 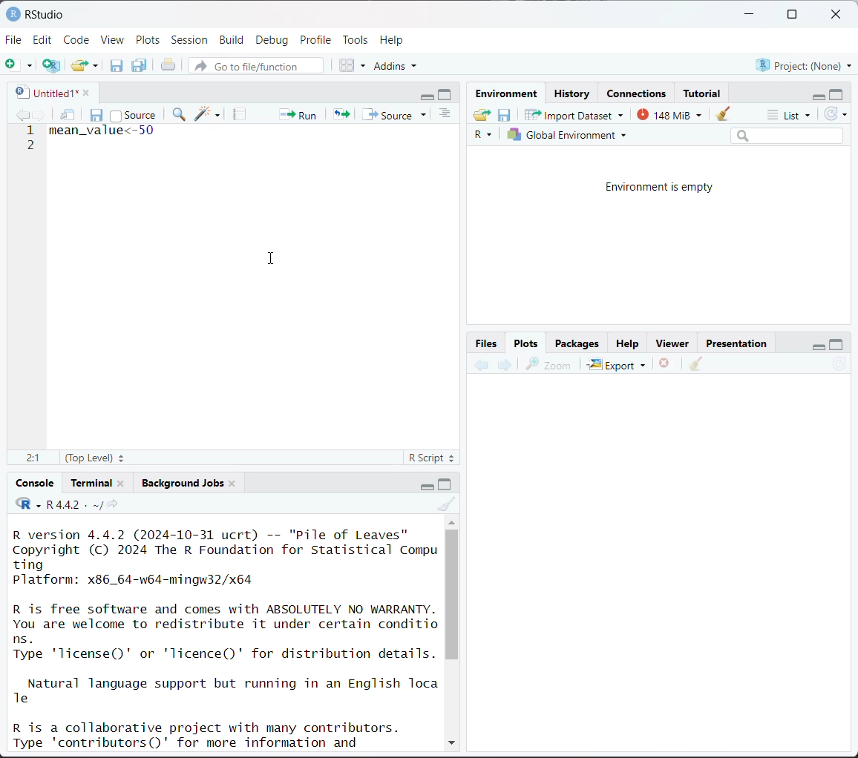 I want to click on up, so click(x=451, y=521).